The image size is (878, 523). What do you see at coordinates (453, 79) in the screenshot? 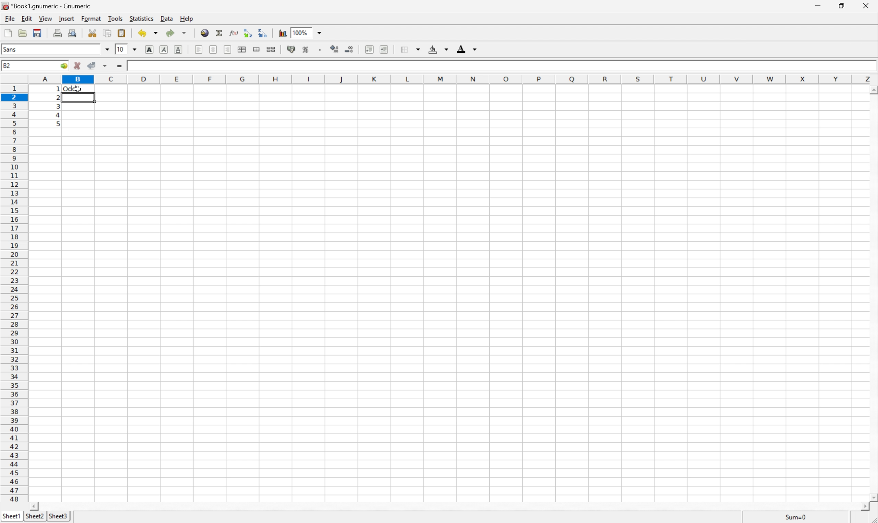
I see `Column names` at bounding box center [453, 79].